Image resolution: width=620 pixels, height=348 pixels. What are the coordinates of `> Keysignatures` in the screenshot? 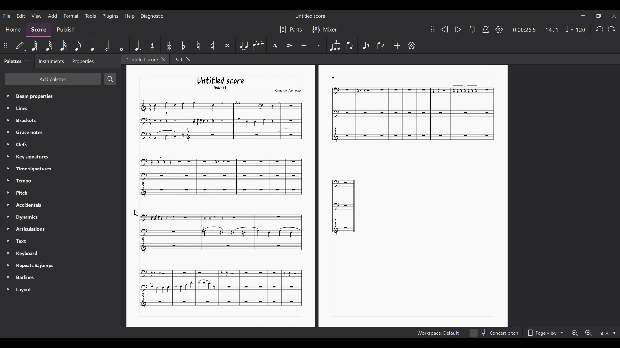 It's located at (28, 156).